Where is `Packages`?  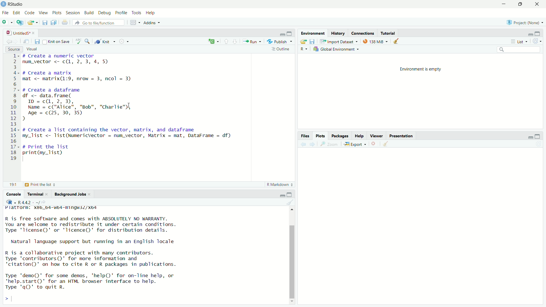
Packages is located at coordinates (340, 136).